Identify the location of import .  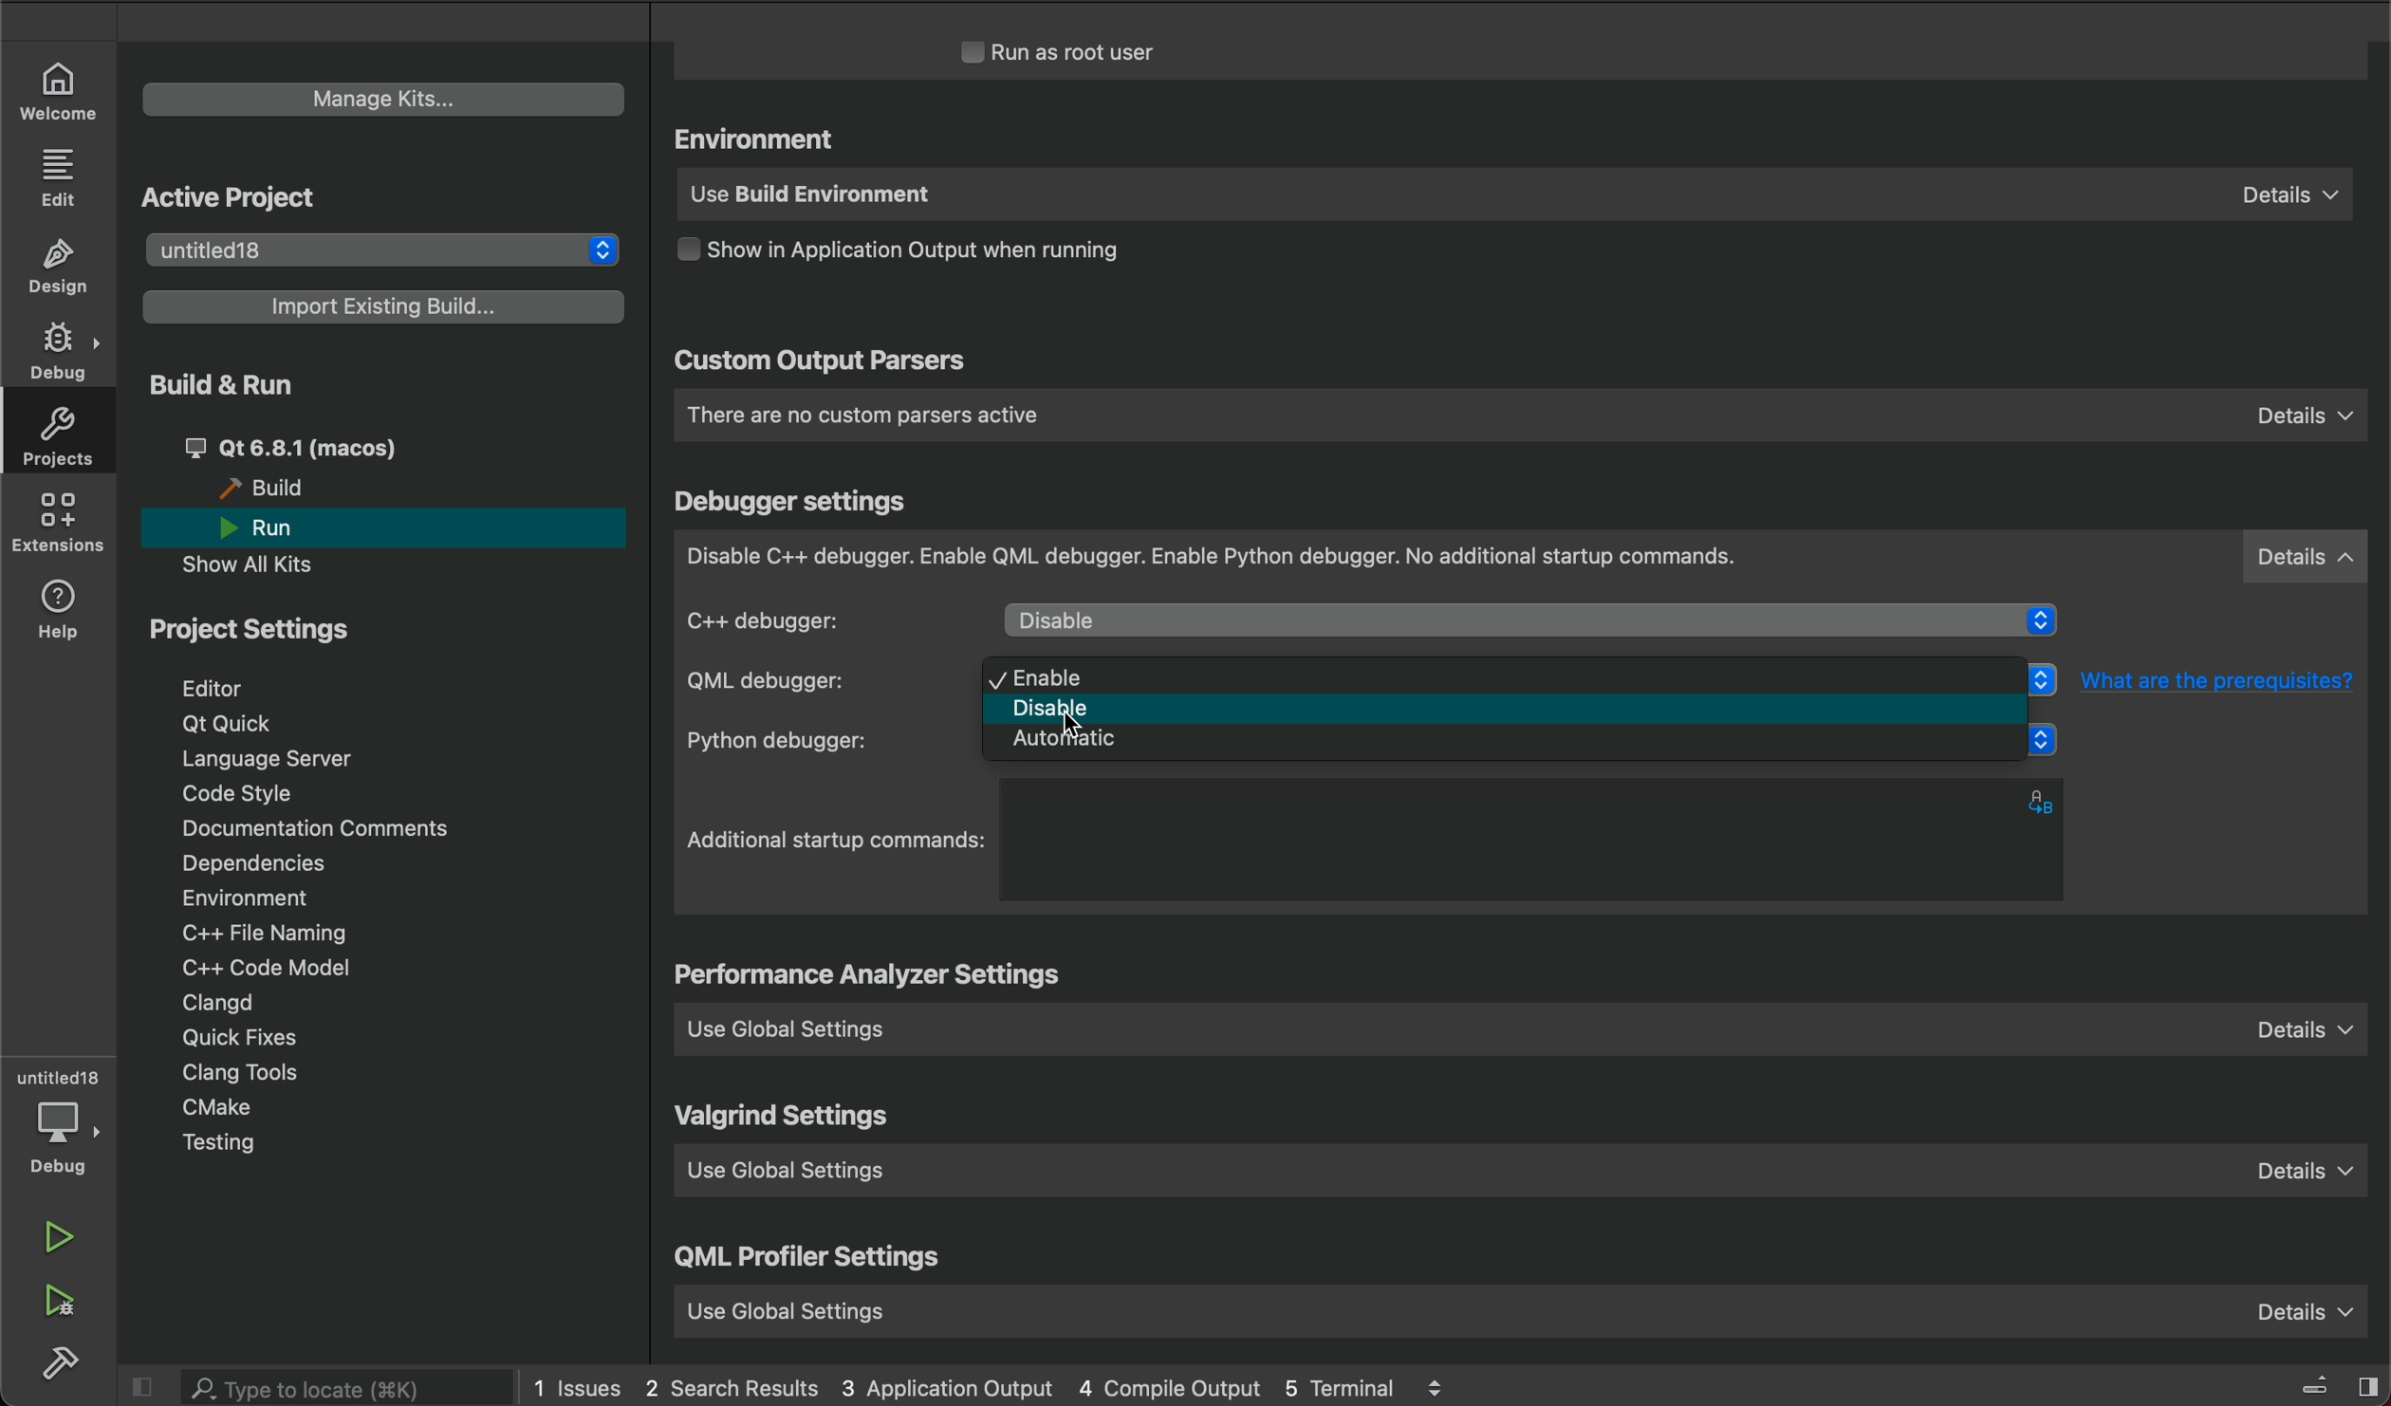
(386, 305).